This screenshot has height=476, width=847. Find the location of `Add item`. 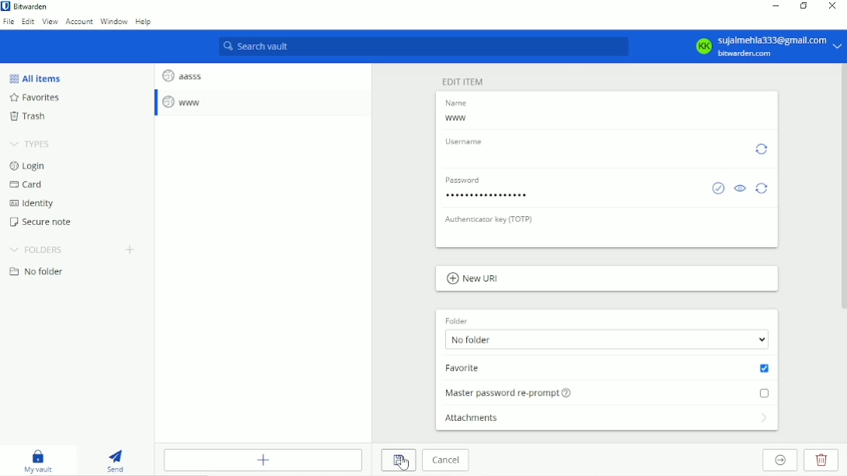

Add item is located at coordinates (266, 460).